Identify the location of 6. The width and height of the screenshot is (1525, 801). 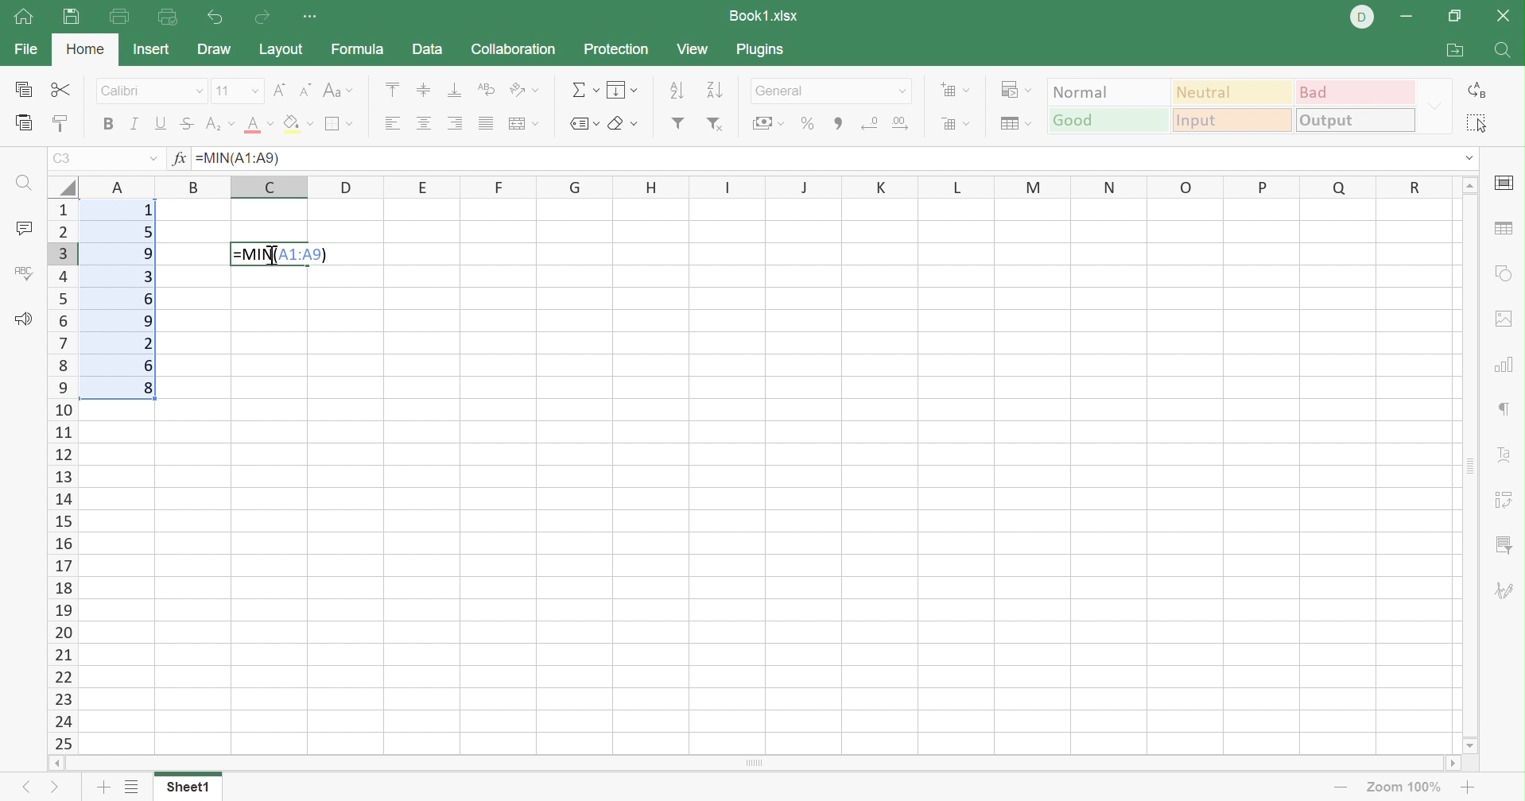
(153, 367).